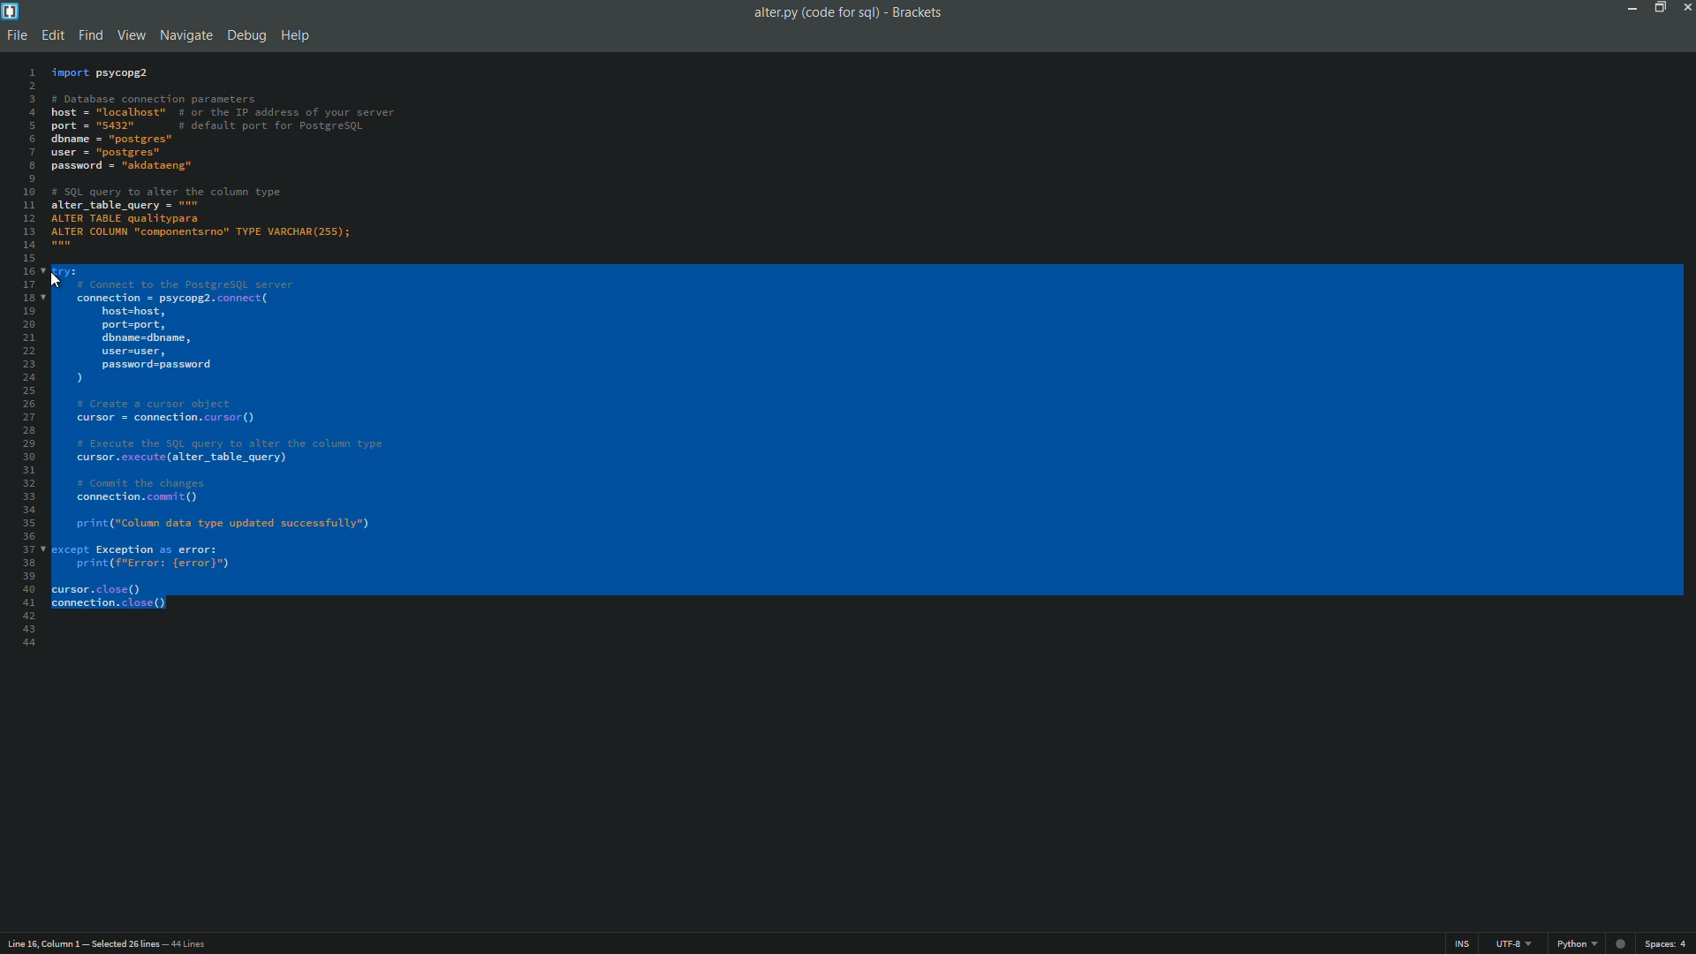 Image resolution: width=1696 pixels, height=954 pixels. What do you see at coordinates (1656, 7) in the screenshot?
I see `maximize` at bounding box center [1656, 7].